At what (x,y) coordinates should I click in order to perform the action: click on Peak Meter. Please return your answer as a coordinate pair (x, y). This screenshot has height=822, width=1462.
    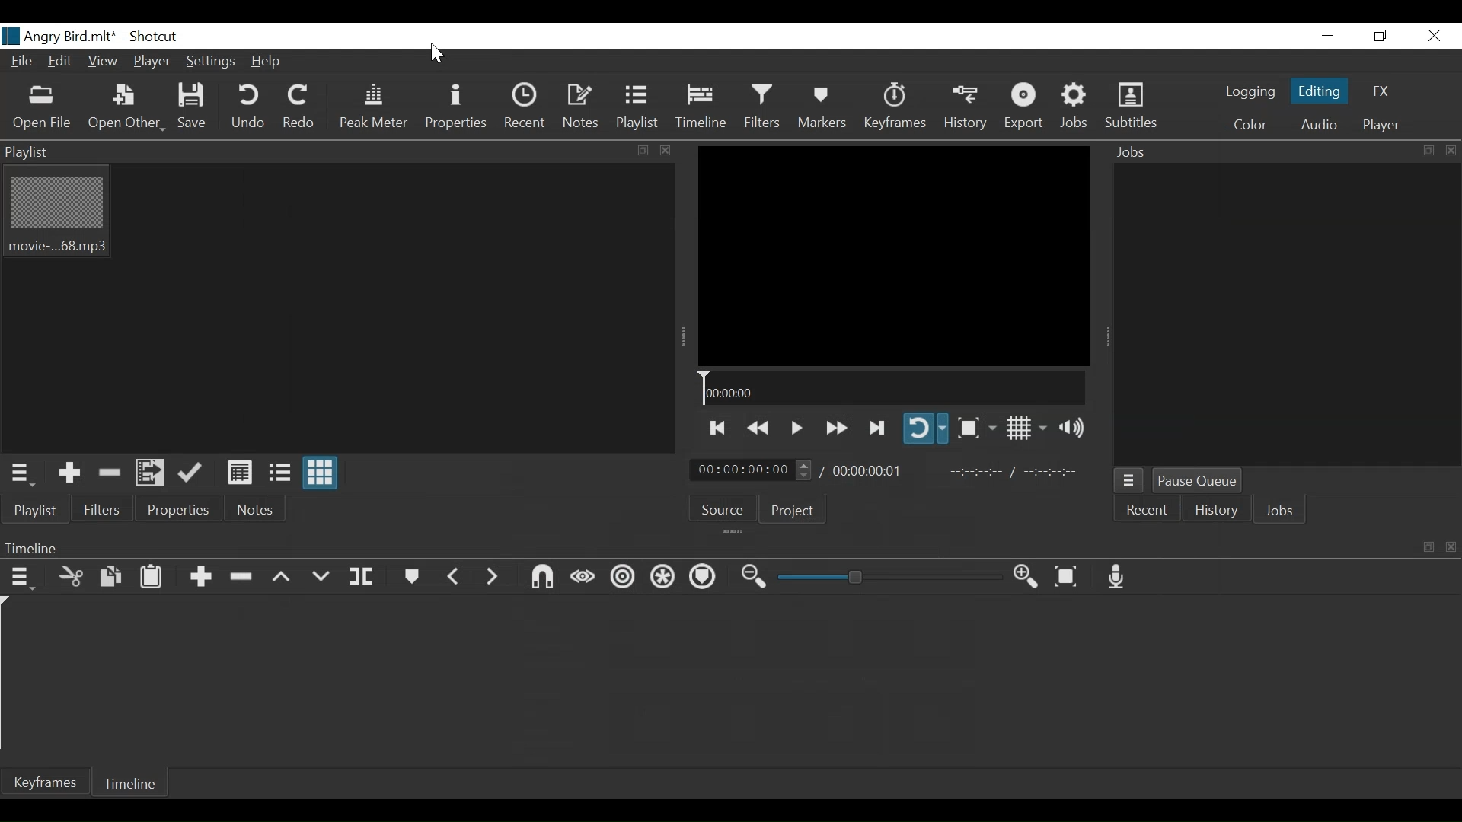
    Looking at the image, I should click on (374, 107).